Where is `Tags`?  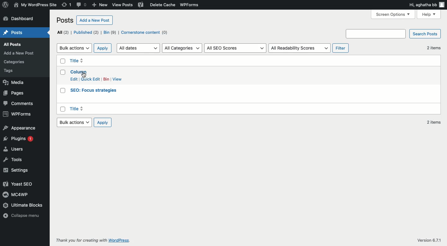 Tags is located at coordinates (10, 71).